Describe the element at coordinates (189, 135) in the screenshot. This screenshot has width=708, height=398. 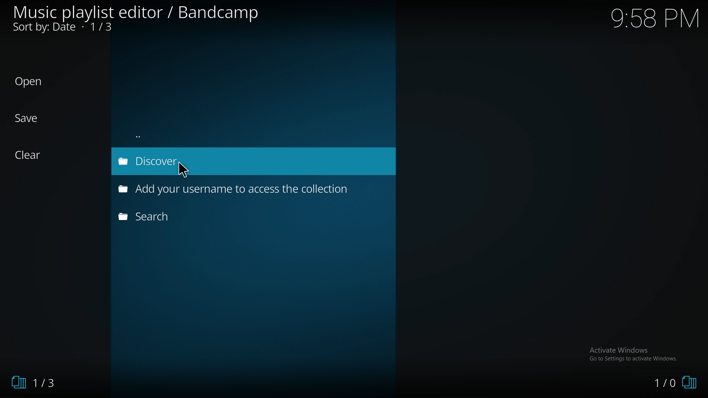
I see `back` at that location.